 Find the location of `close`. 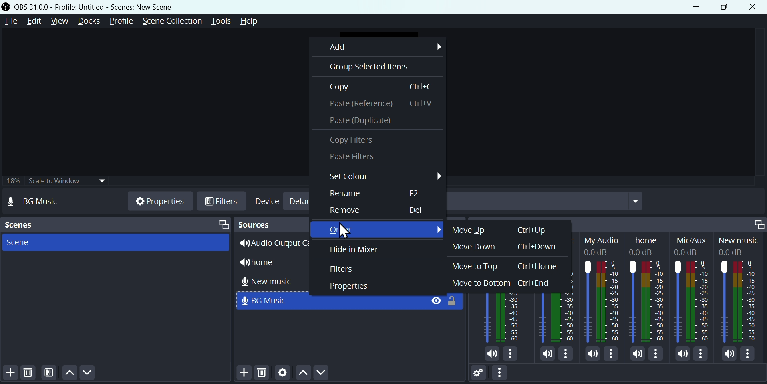

close is located at coordinates (753, 6).